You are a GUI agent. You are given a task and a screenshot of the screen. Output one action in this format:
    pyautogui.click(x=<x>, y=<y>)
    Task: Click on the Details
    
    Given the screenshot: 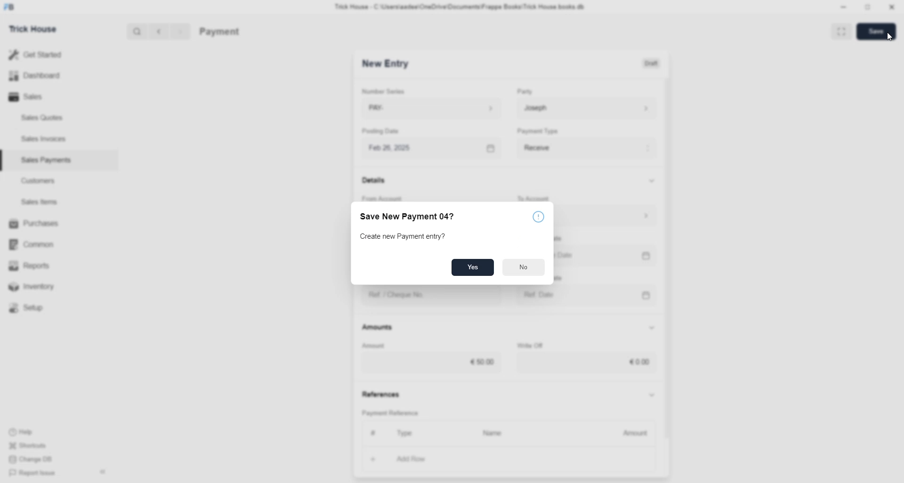 What is the action you would take?
    pyautogui.click(x=375, y=180)
    